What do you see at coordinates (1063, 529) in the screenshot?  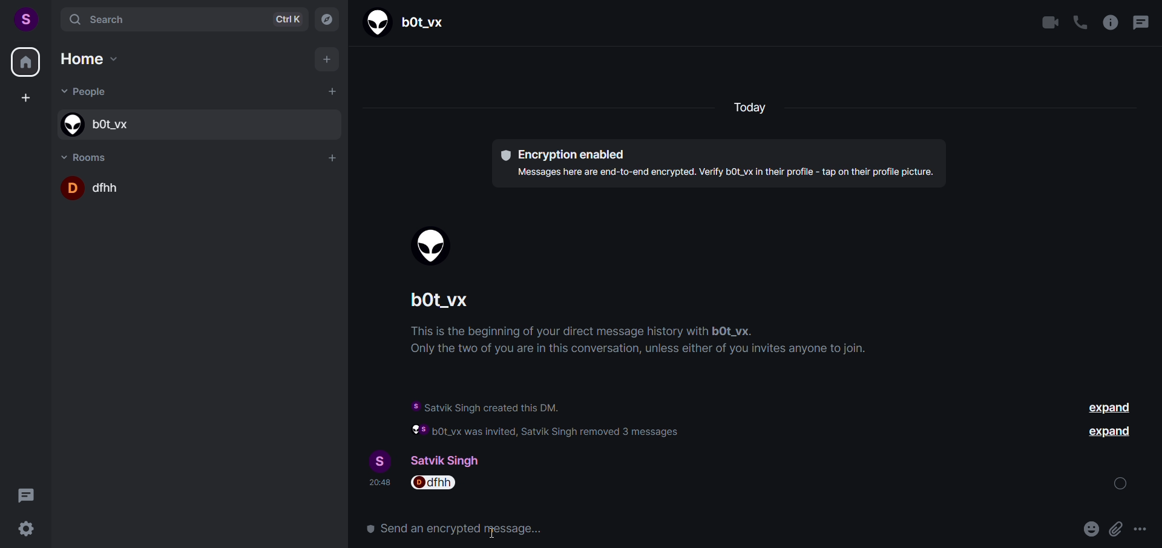 I see `emoji` at bounding box center [1063, 529].